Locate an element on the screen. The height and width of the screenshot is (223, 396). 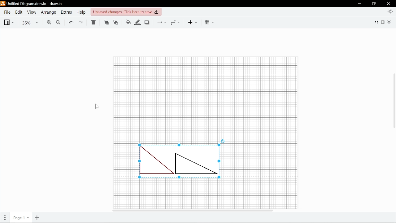
View is located at coordinates (32, 12).